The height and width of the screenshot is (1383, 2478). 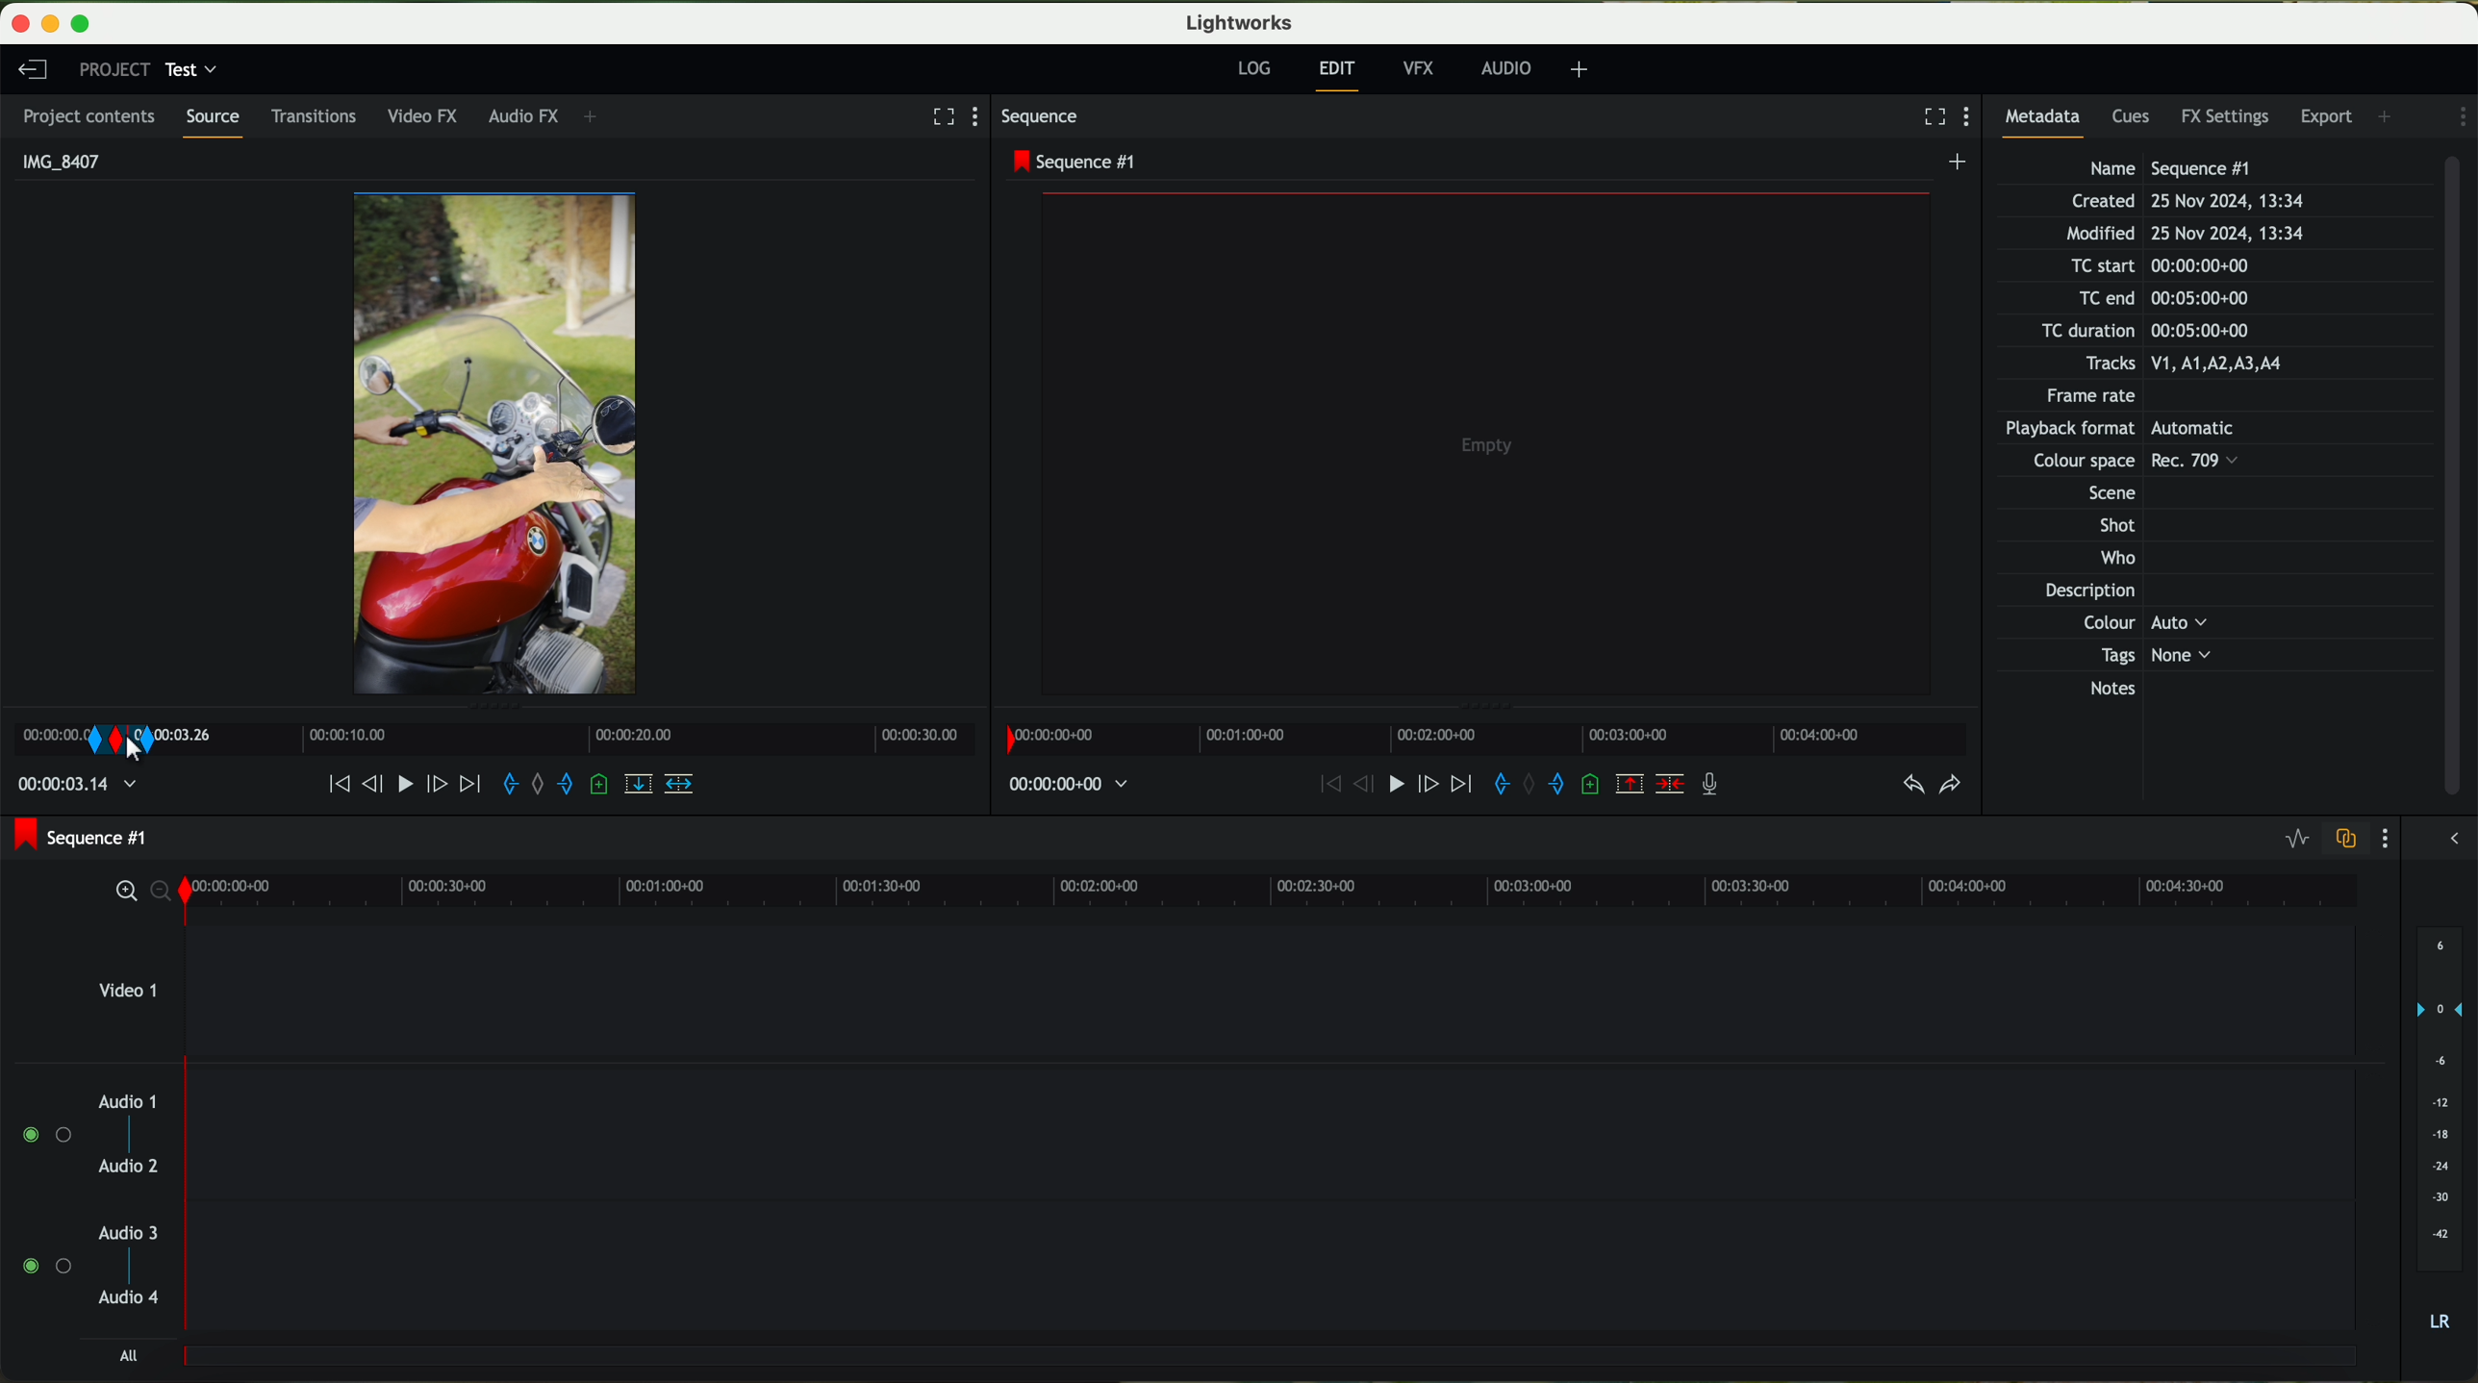 I want to click on add an out mark, so click(x=1548, y=785).